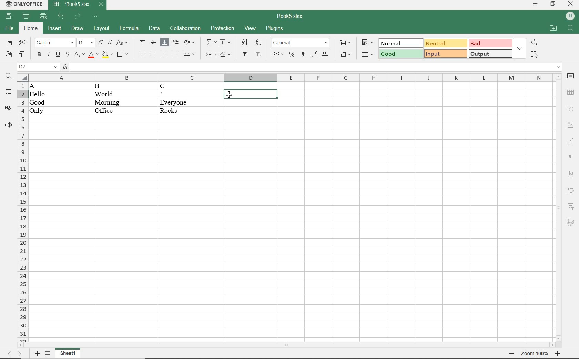 The width and height of the screenshot is (579, 359). I want to click on Only, so click(40, 111).